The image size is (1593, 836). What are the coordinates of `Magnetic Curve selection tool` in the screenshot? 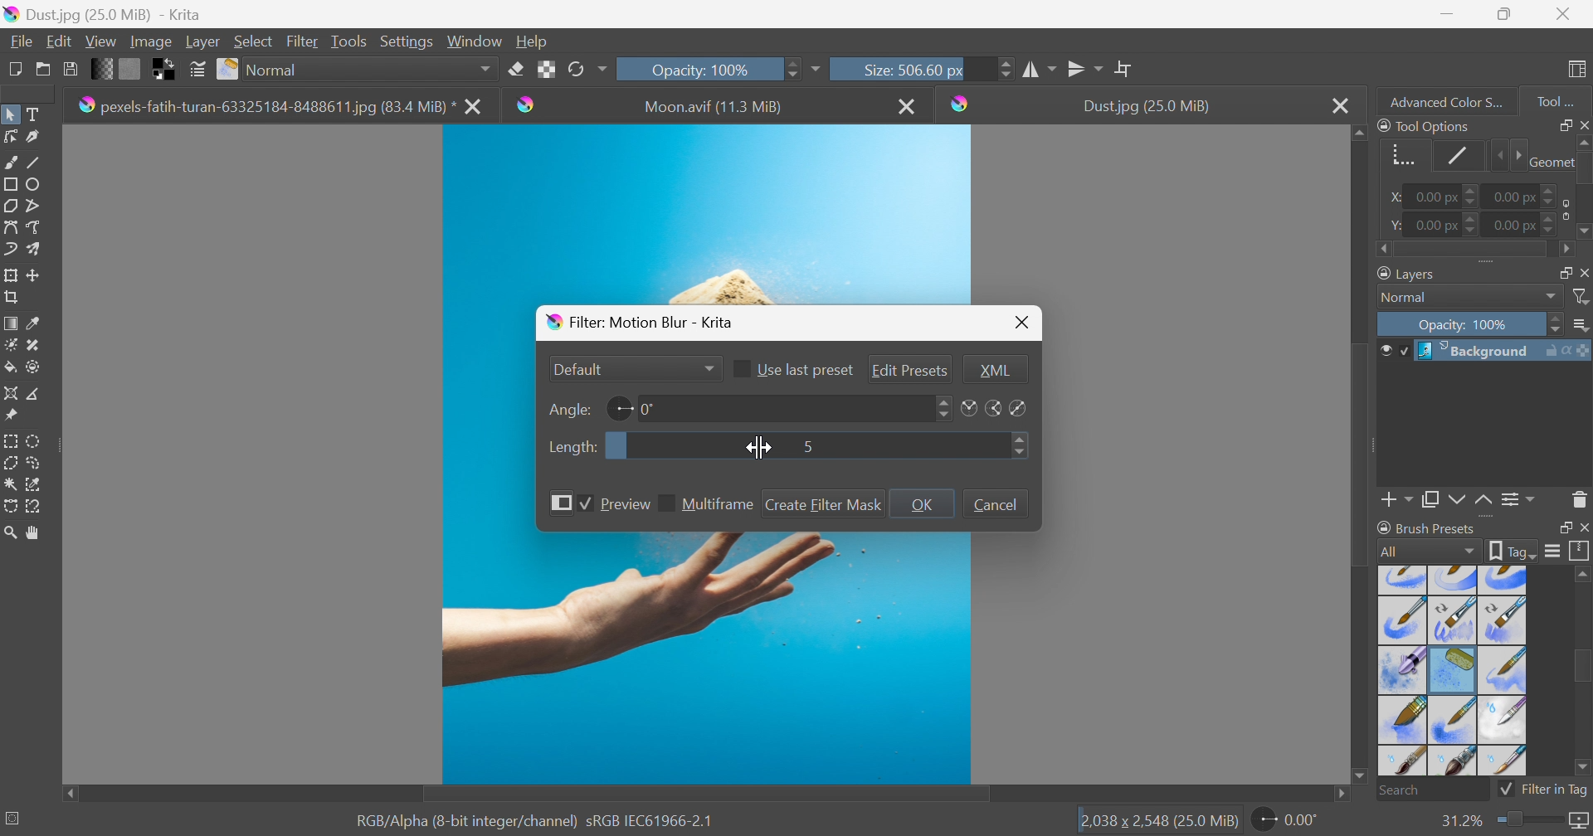 It's located at (36, 505).